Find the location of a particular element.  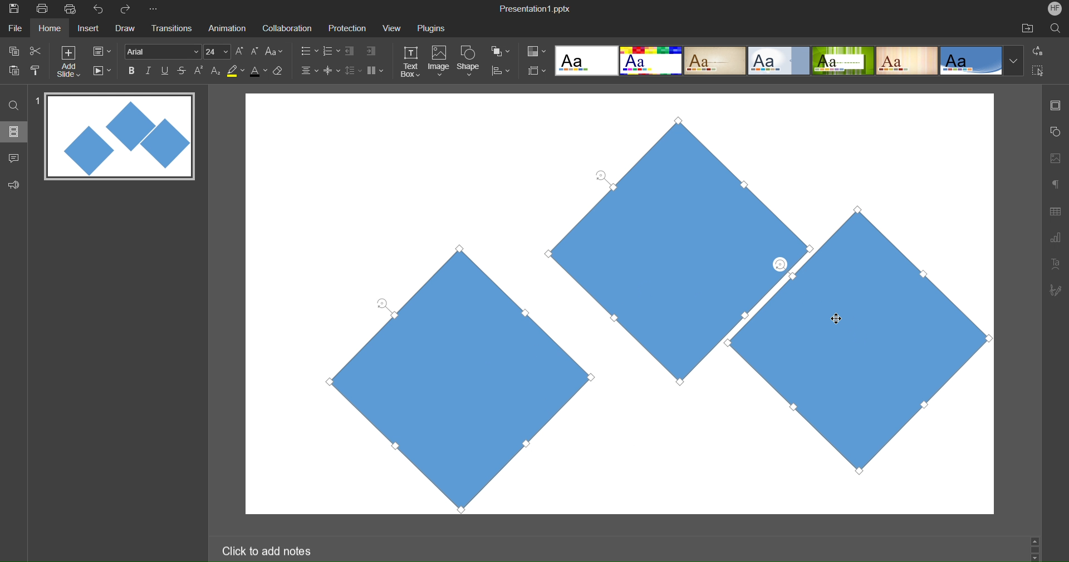

Plugins is located at coordinates (433, 28).